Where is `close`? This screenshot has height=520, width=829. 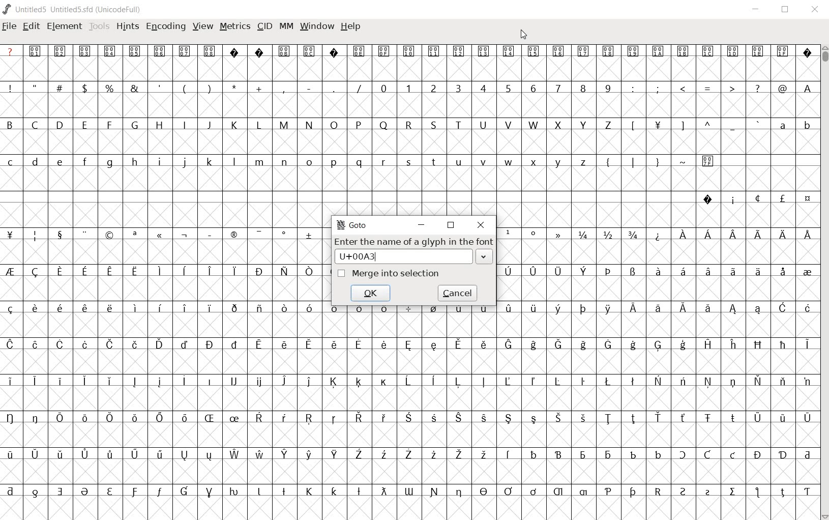
close is located at coordinates (816, 10).